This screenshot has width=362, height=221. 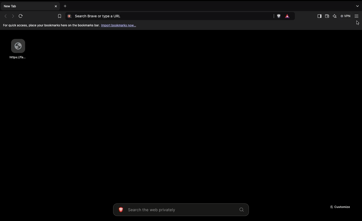 I want to click on Webpage, so click(x=17, y=48).